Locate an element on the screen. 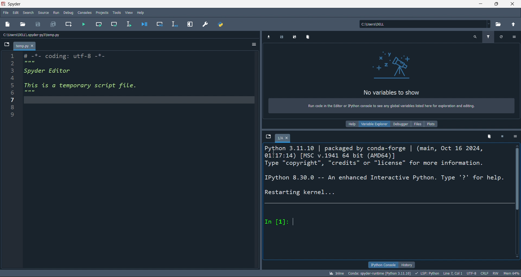 Image resolution: width=521 pixels, height=277 pixels. Run code in the Editor or IPython console to see any global variables listed here for exploration and editing. is located at coordinates (395, 105).